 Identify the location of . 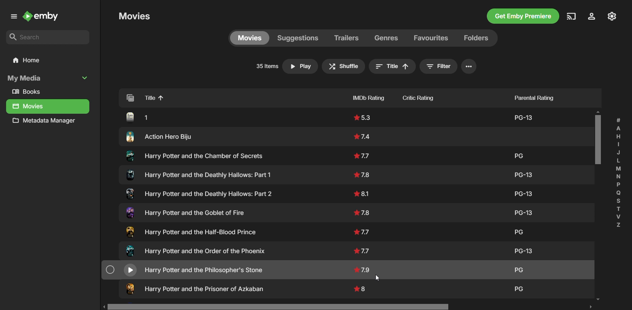
(516, 229).